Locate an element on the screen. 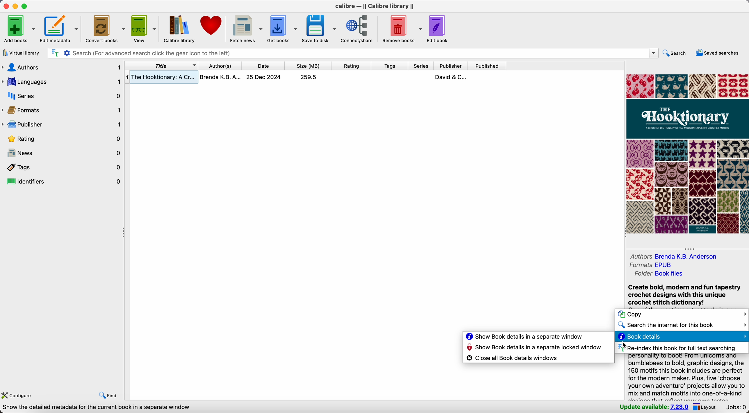 The width and height of the screenshot is (749, 413). data is located at coordinates (96, 408).